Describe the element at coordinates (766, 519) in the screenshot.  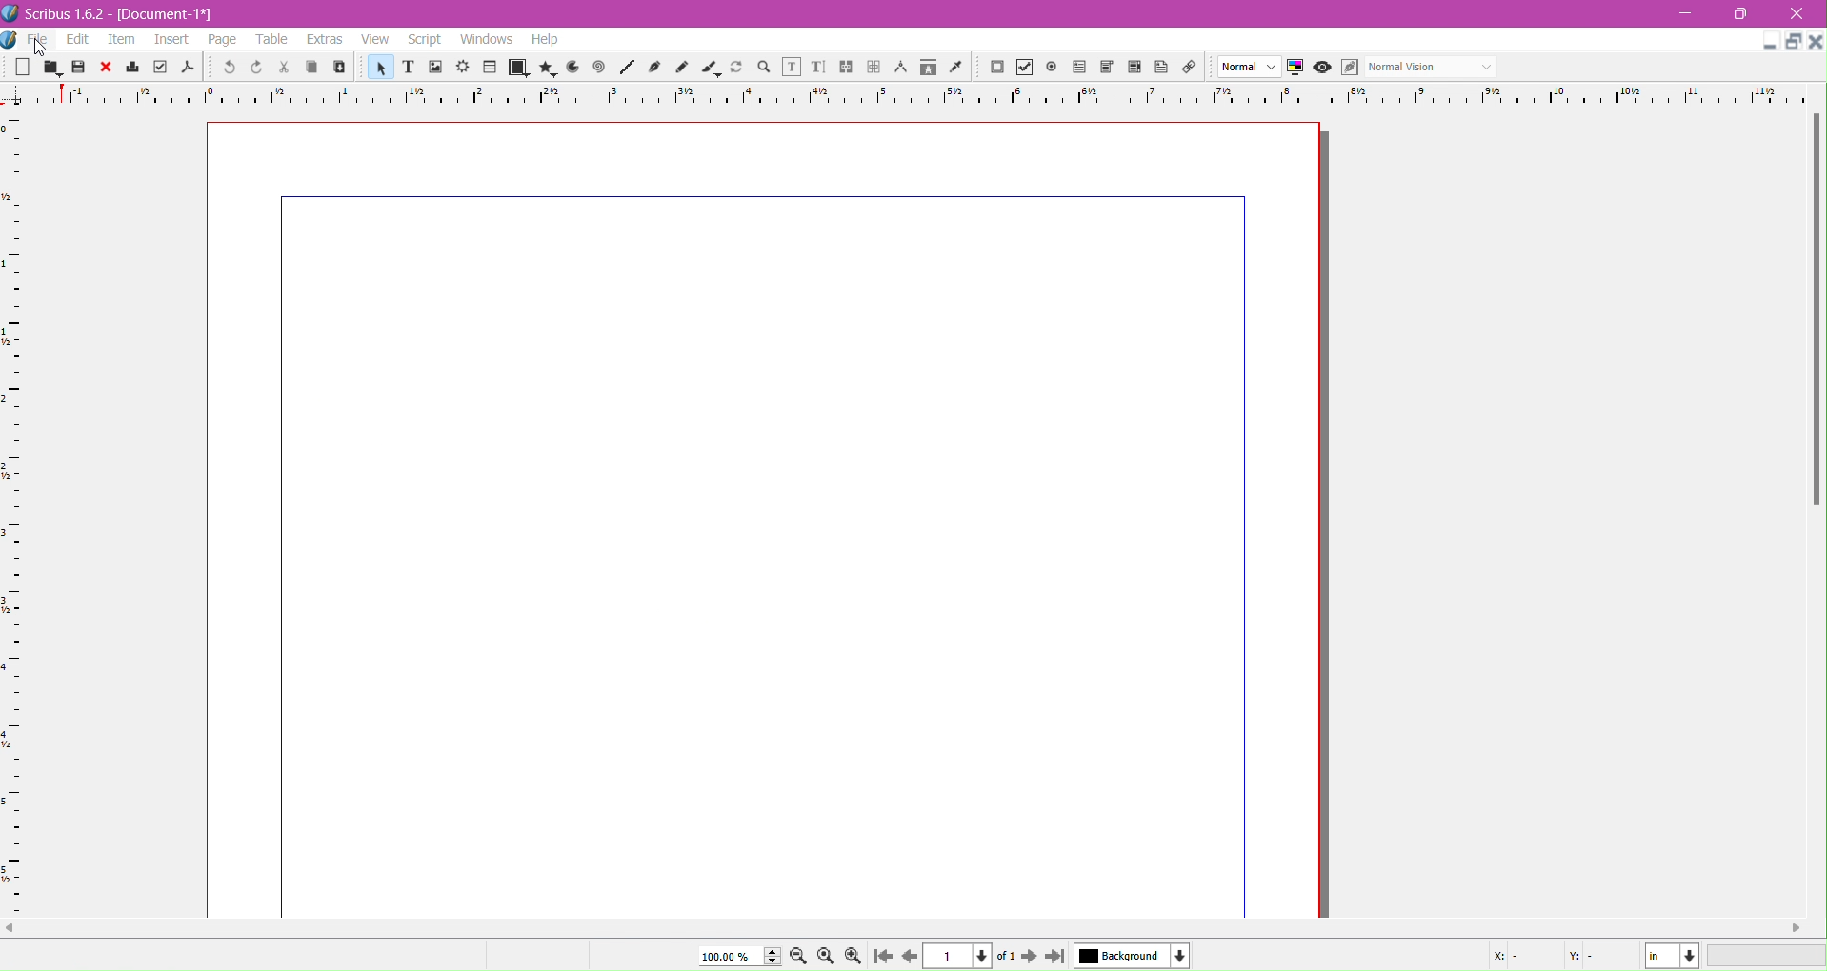
I see `document` at that location.